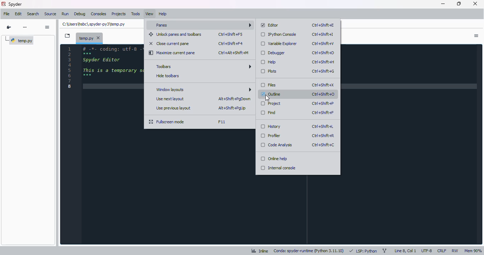 This screenshot has width=484, height=255. What do you see at coordinates (173, 108) in the screenshot?
I see `use previous layout` at bounding box center [173, 108].